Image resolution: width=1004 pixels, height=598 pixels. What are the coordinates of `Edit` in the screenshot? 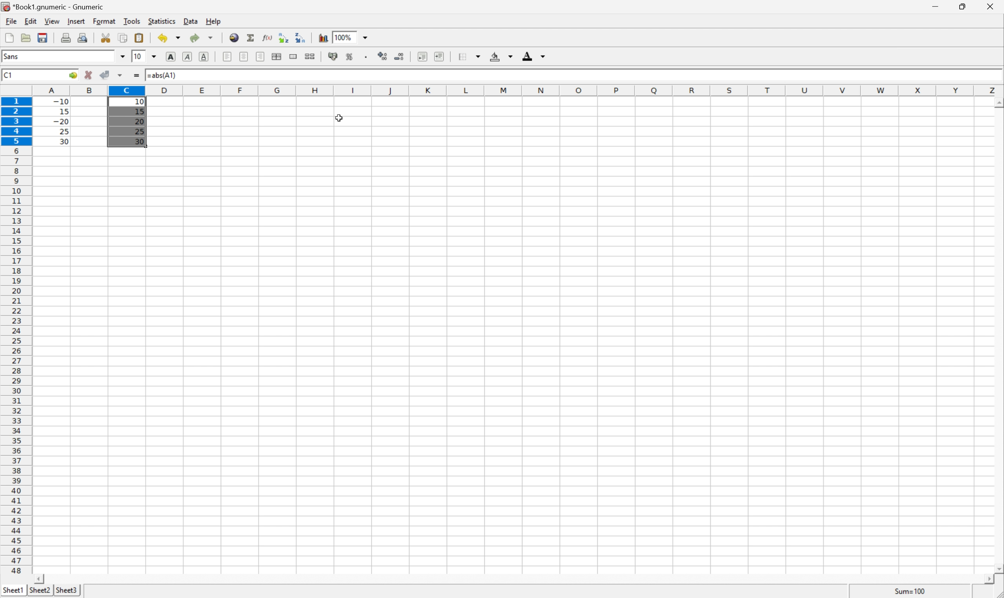 It's located at (31, 20).